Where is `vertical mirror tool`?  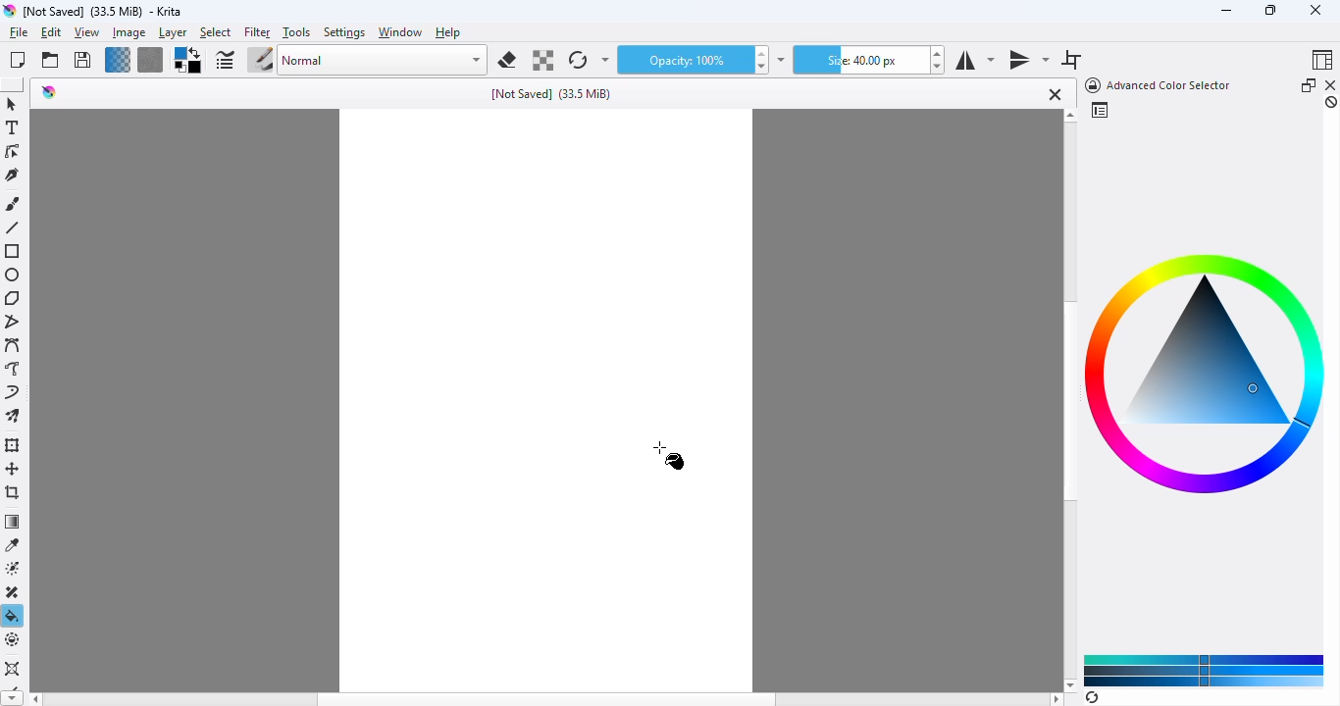
vertical mirror tool is located at coordinates (1028, 61).